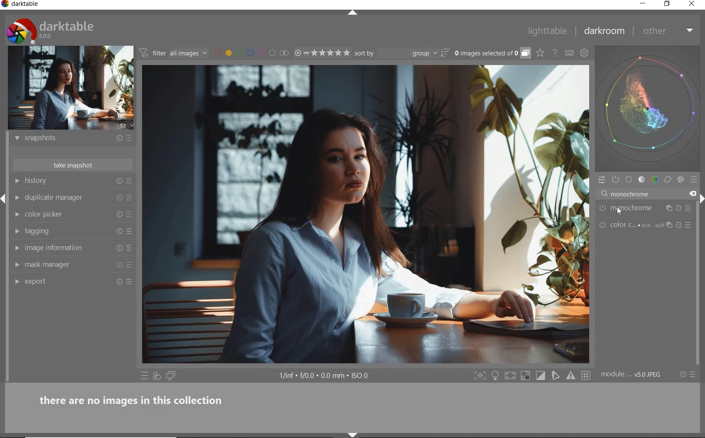 Image resolution: width=705 pixels, height=438 pixels. Describe the element at coordinates (356, 13) in the screenshot. I see `expand/collapse` at that location.